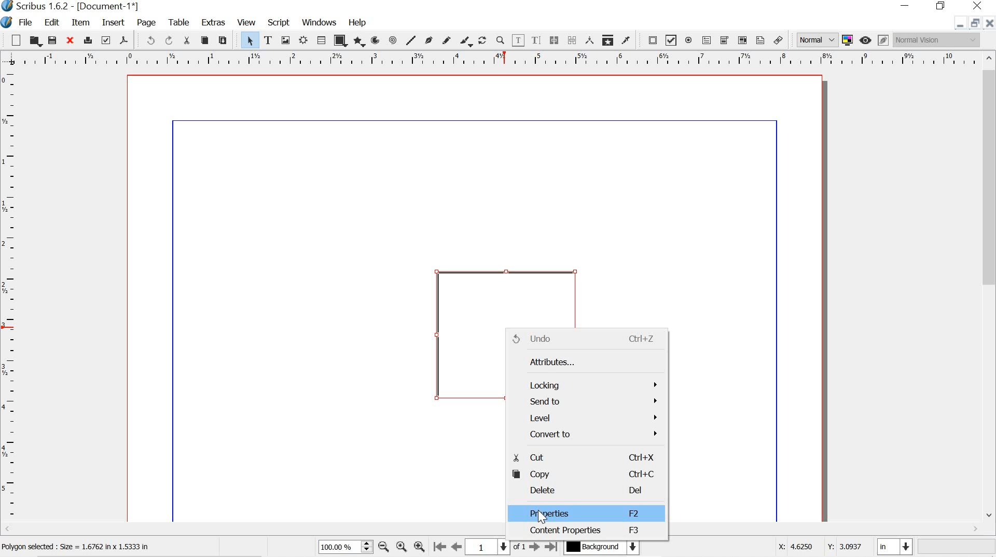  Describe the element at coordinates (587, 419) in the screenshot. I see `Level` at that location.